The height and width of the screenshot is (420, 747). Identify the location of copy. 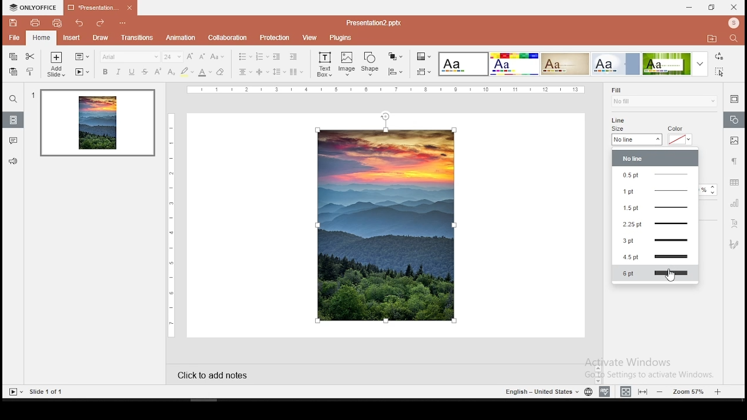
(12, 57).